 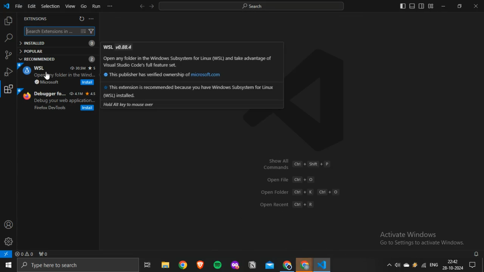 I want to click on notifications, so click(x=477, y=254).